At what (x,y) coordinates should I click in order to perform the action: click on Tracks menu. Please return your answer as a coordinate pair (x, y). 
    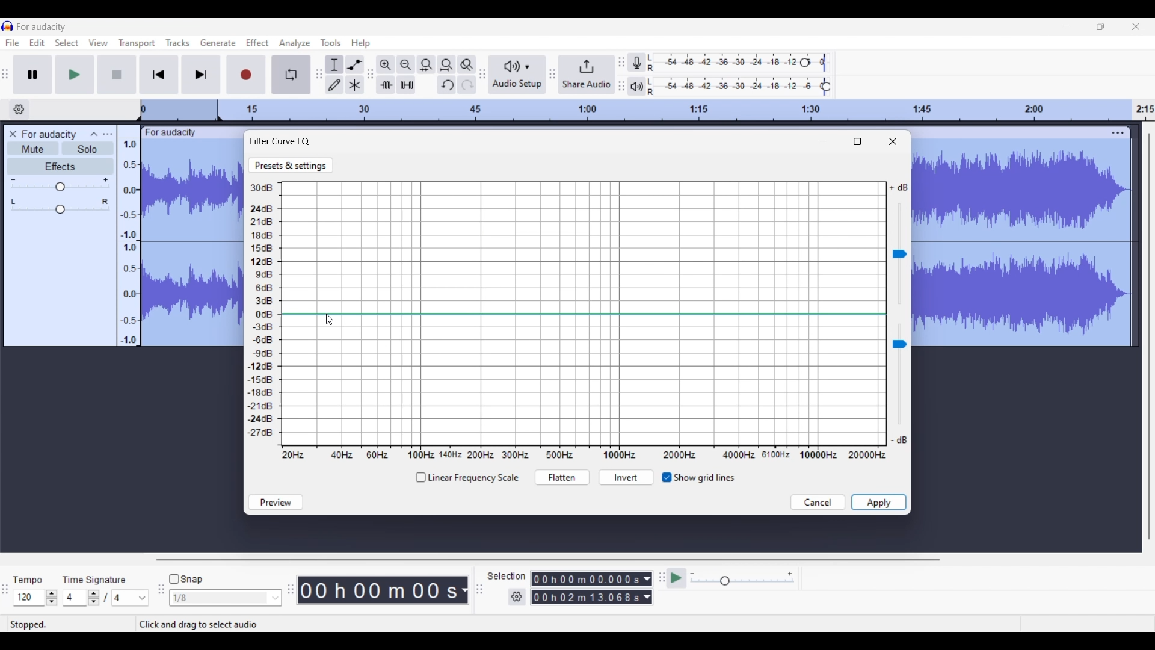
    Looking at the image, I should click on (177, 43).